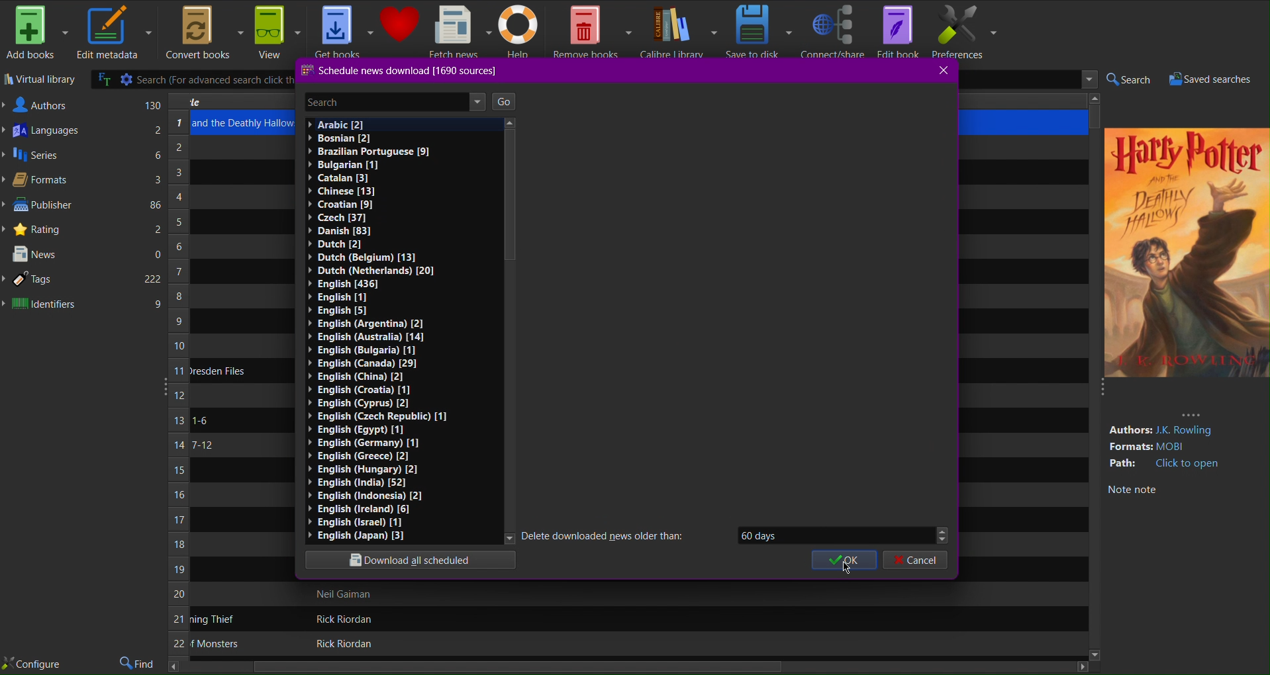  What do you see at coordinates (40, 81) in the screenshot?
I see `Virtual Library` at bounding box center [40, 81].